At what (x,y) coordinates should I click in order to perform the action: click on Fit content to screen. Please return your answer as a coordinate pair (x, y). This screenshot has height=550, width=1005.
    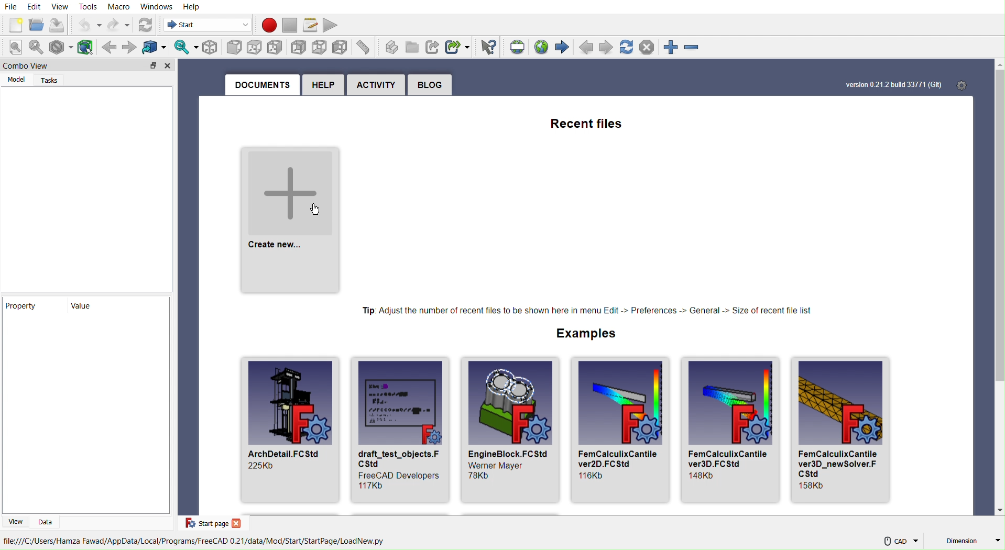
    Looking at the image, I should click on (17, 48).